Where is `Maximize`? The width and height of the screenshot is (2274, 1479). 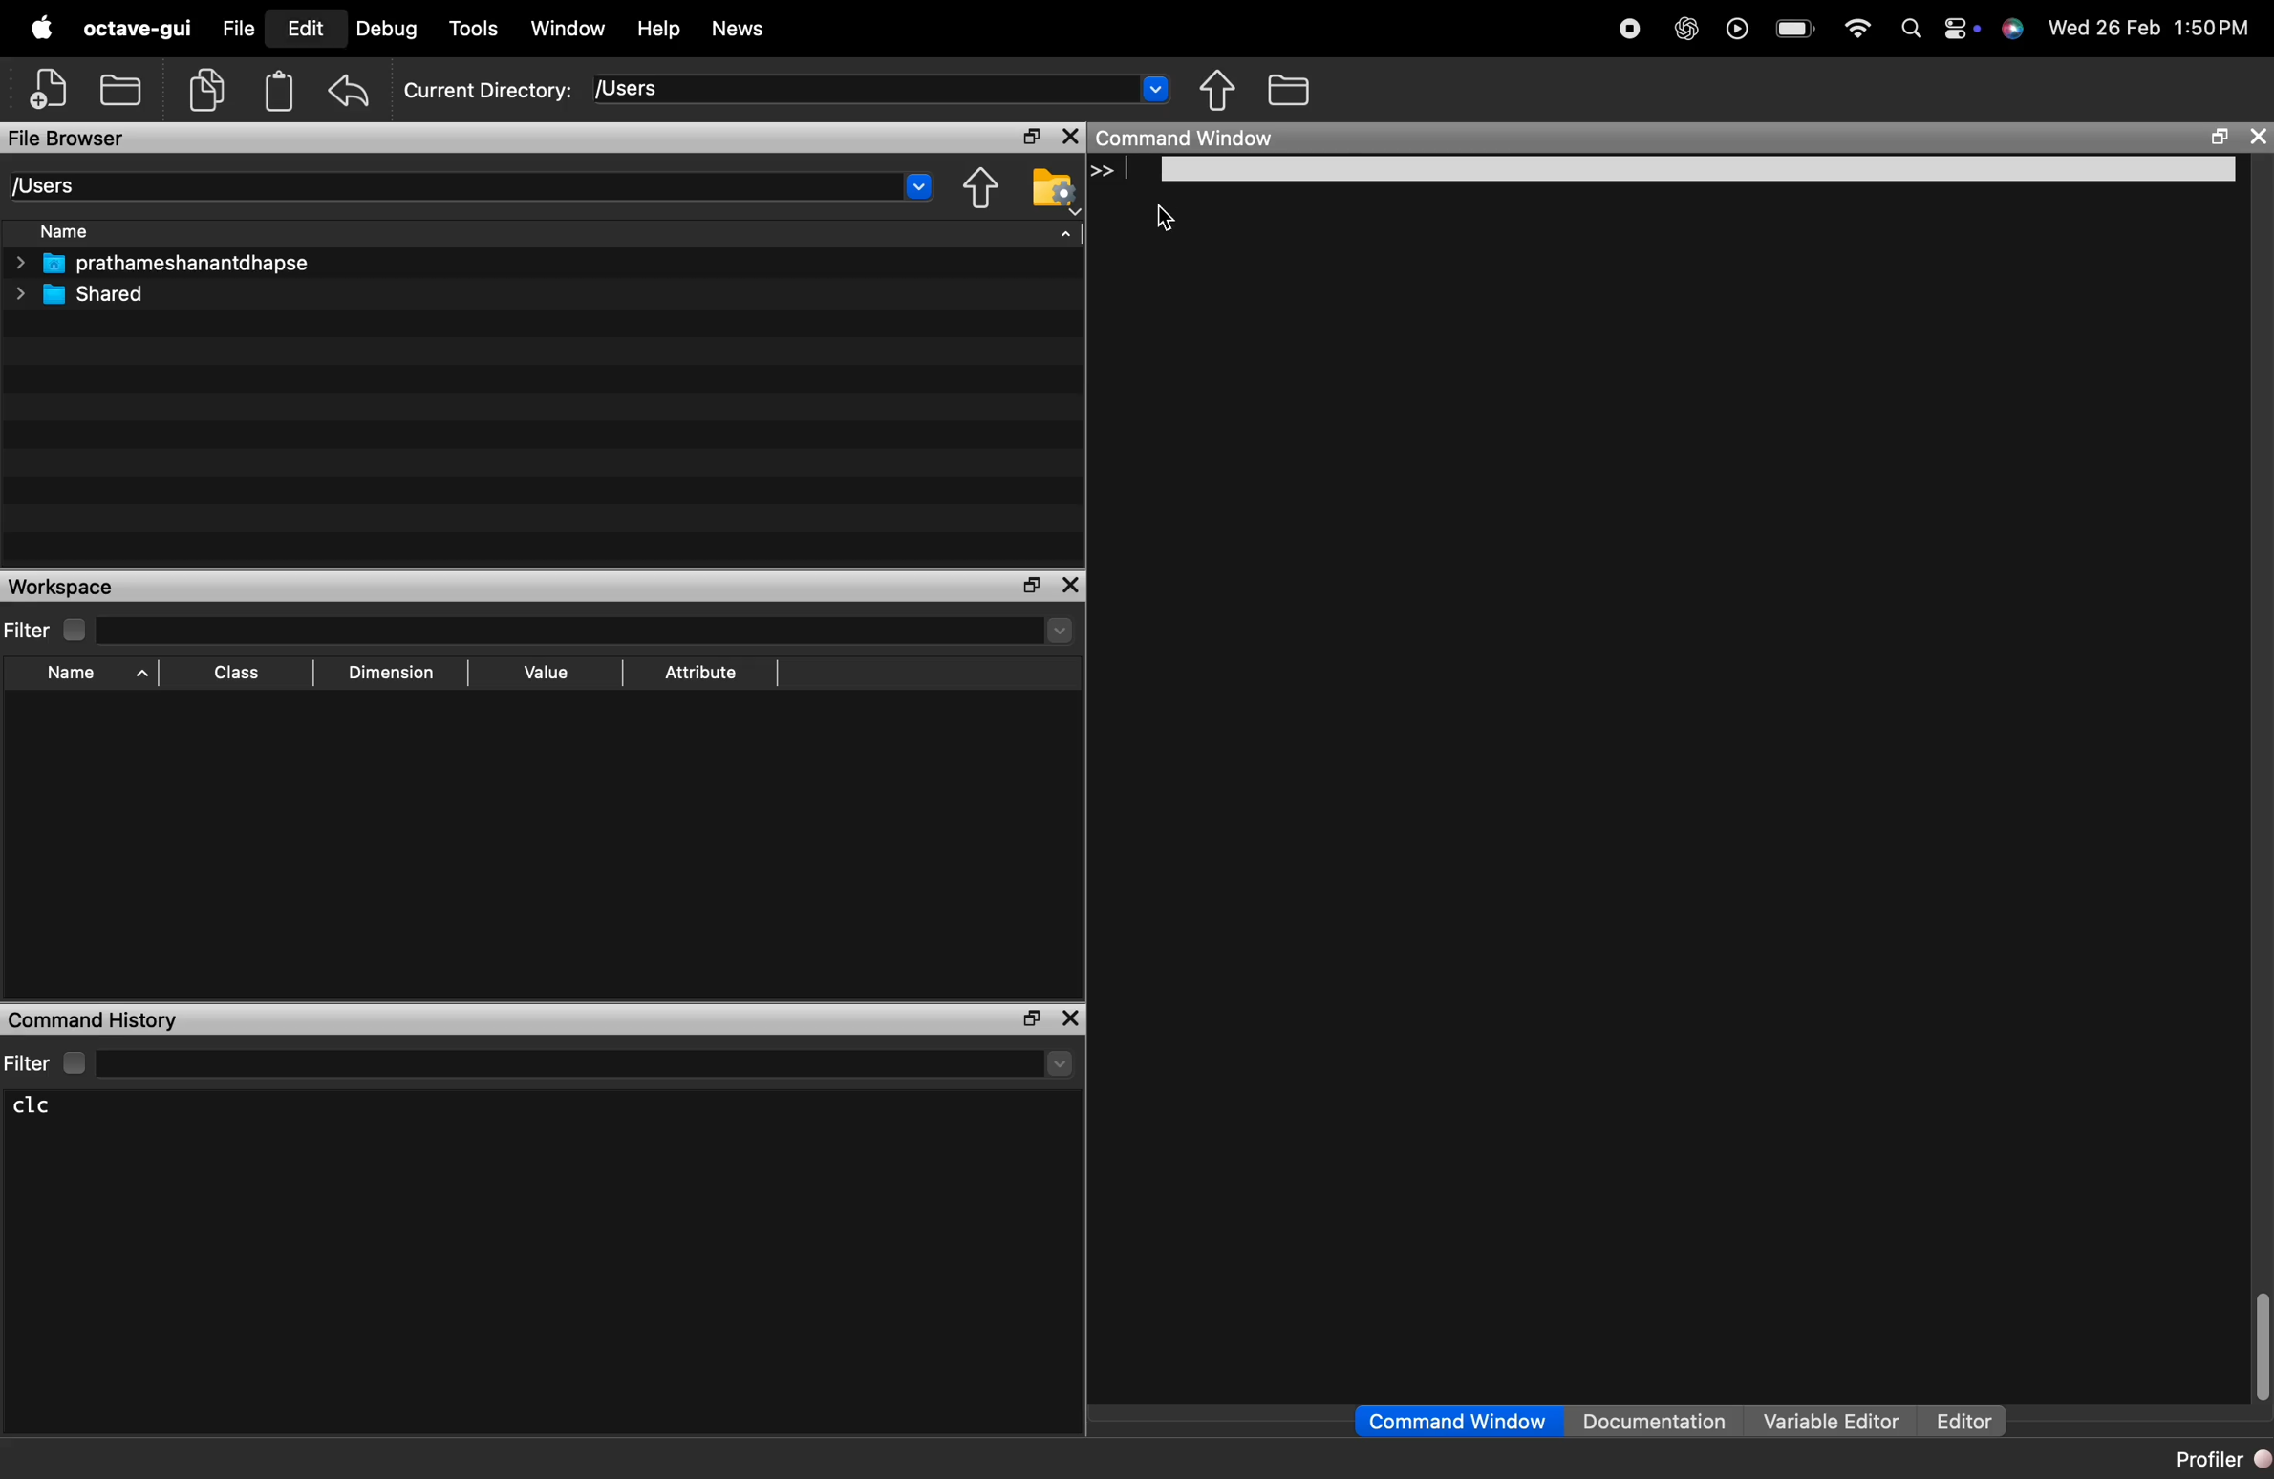
Maximize is located at coordinates (1032, 139).